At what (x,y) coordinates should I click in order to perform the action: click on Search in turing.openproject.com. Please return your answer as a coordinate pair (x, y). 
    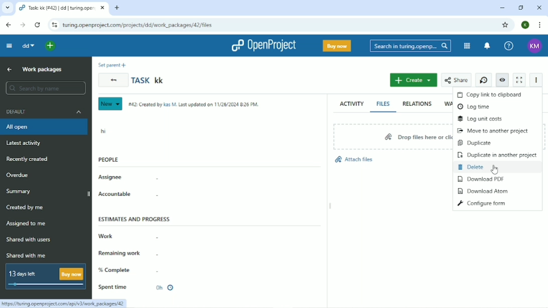
    Looking at the image, I should click on (411, 46).